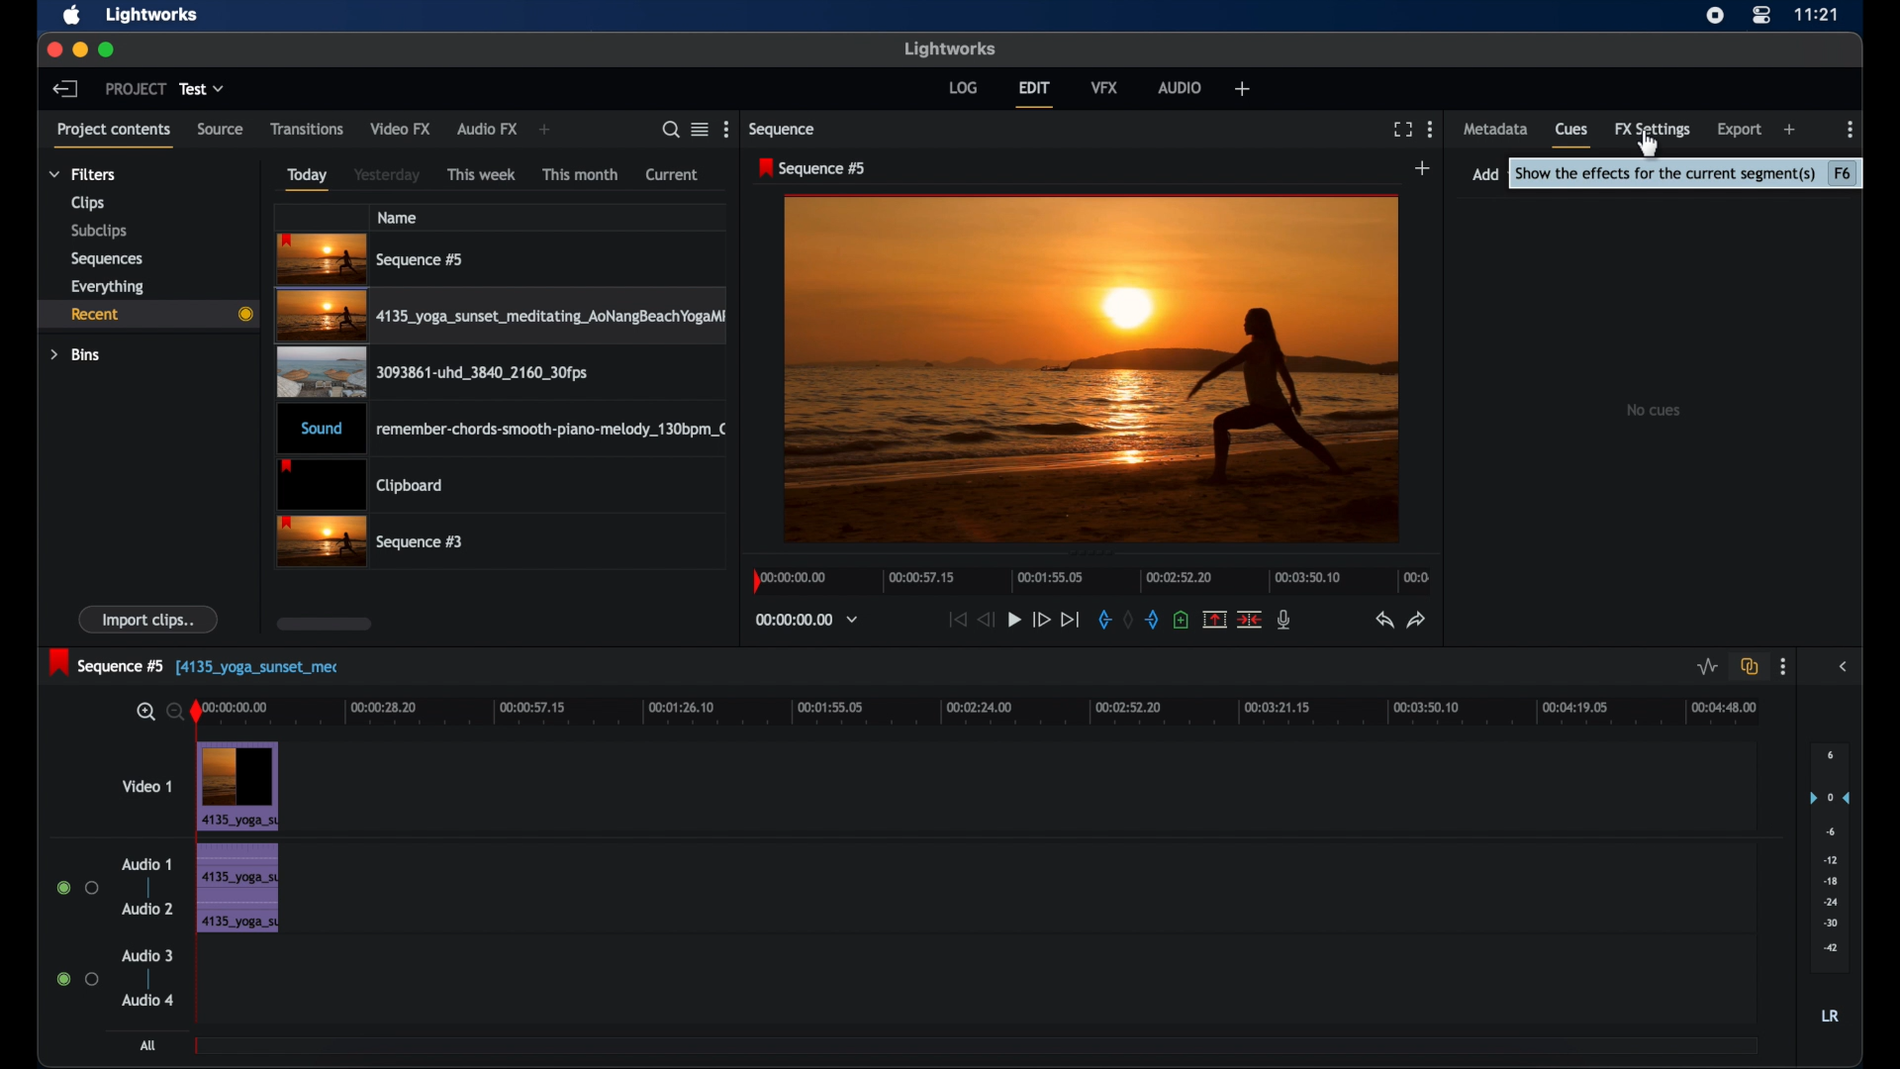  Describe the element at coordinates (505, 431) in the screenshot. I see `audio clip` at that location.